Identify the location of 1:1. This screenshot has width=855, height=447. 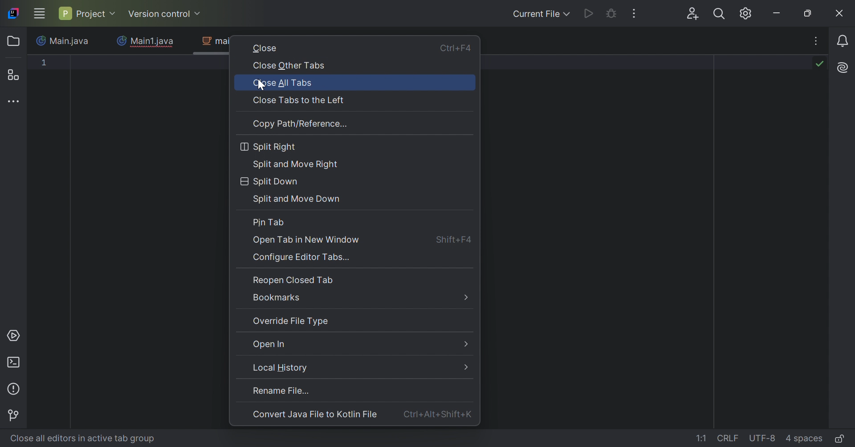
(702, 439).